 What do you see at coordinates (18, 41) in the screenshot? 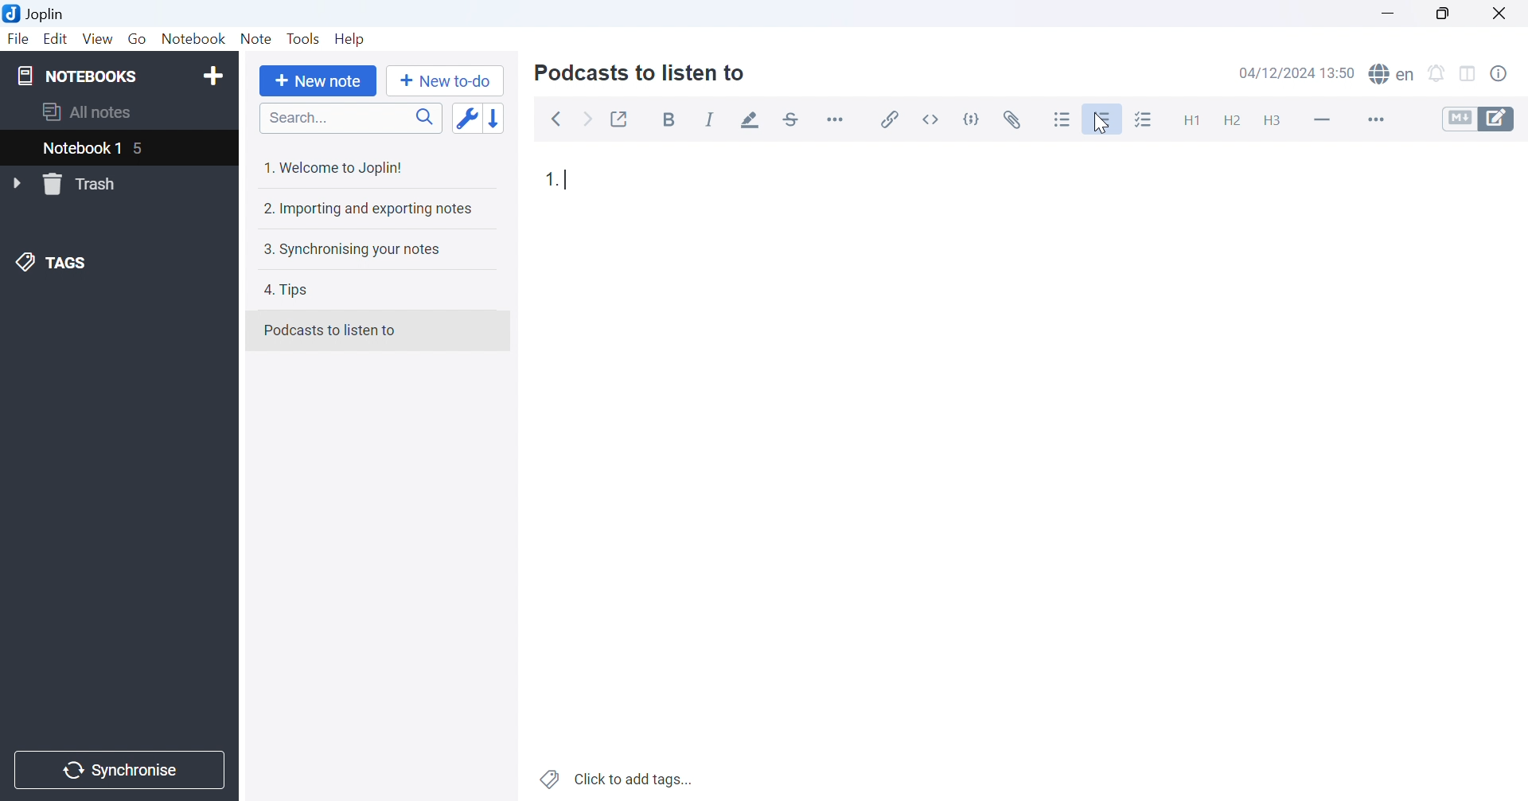
I see `File` at bounding box center [18, 41].